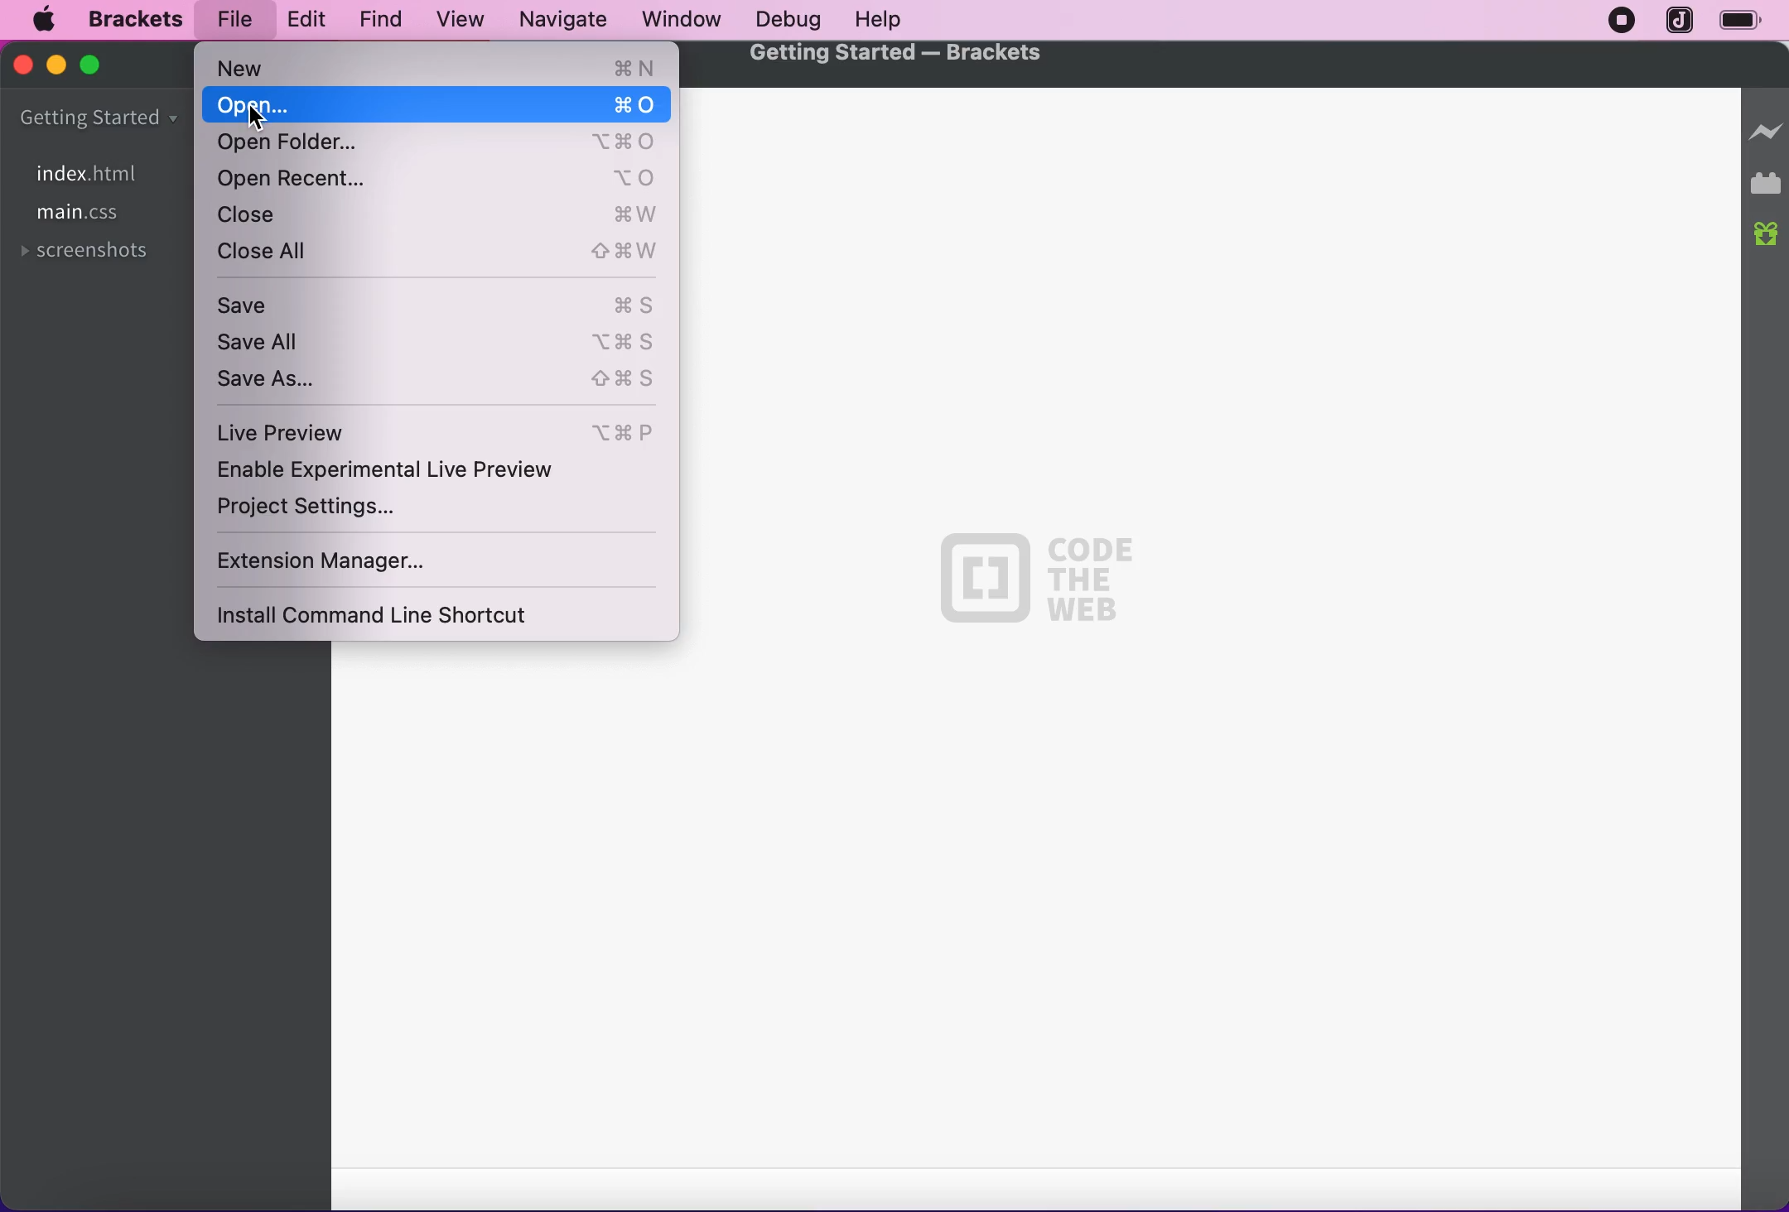 Image resolution: width=1789 pixels, height=1212 pixels. Describe the element at coordinates (682, 18) in the screenshot. I see `window` at that location.